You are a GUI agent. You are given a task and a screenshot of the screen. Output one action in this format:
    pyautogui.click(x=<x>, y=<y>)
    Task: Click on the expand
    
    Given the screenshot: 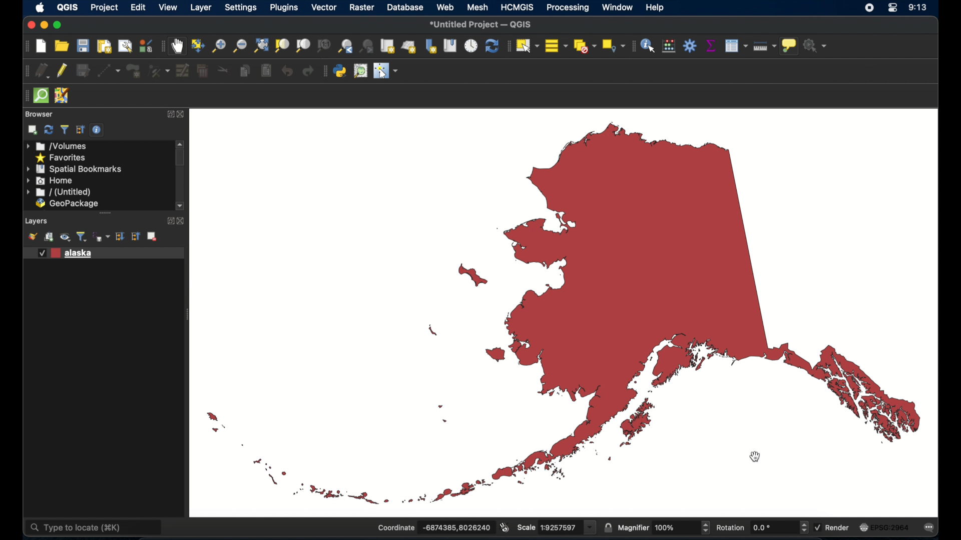 What is the action you would take?
    pyautogui.click(x=169, y=220)
    